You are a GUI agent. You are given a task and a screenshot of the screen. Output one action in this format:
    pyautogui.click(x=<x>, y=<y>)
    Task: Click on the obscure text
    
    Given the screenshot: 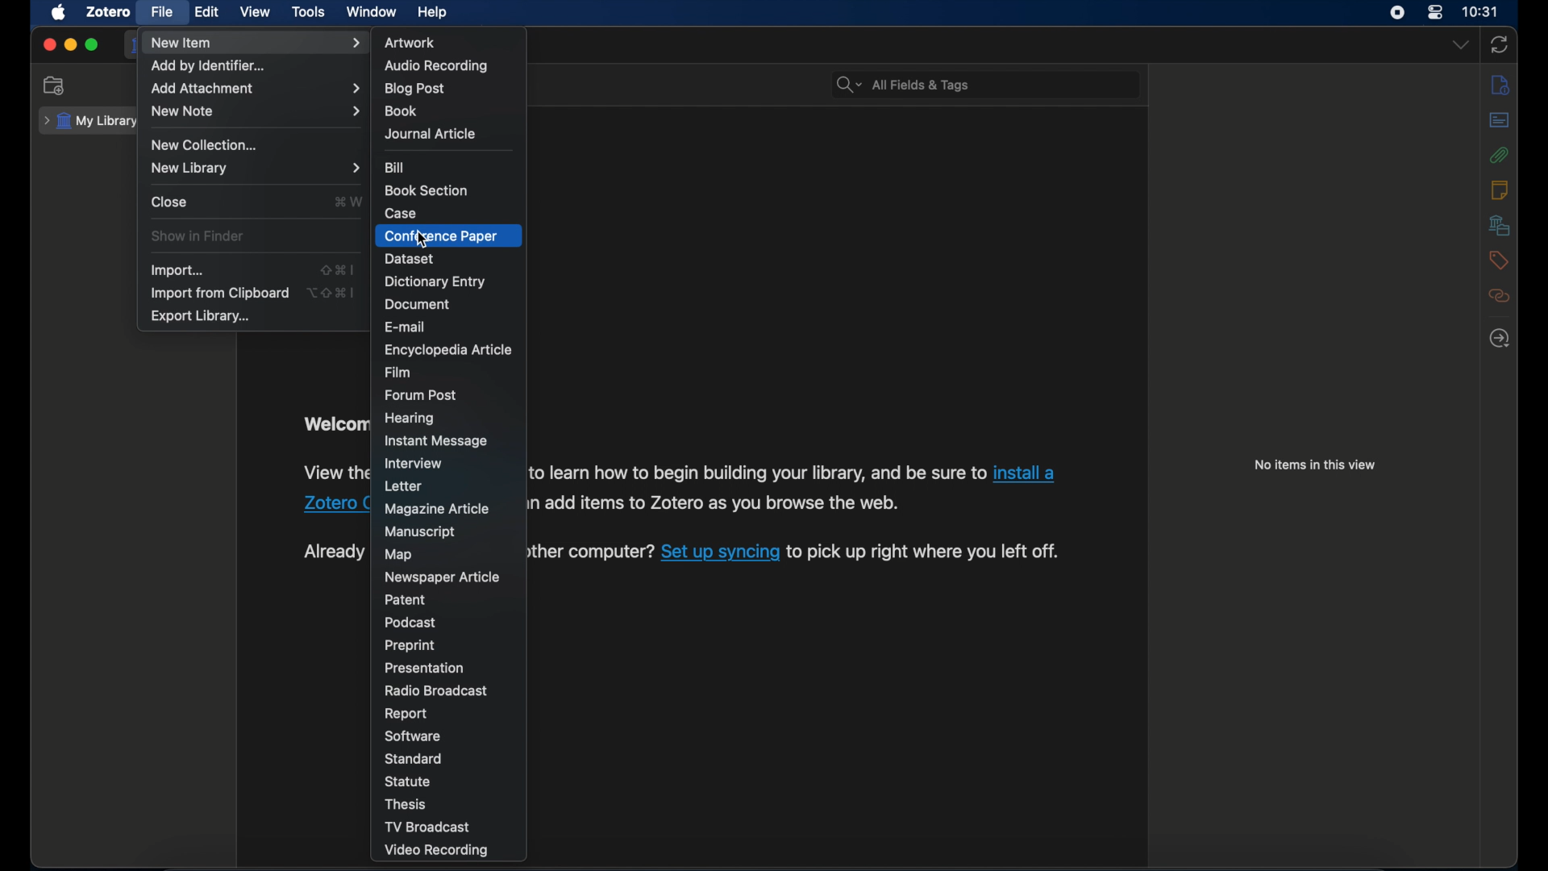 What is the action you would take?
    pyautogui.click(x=335, y=424)
    